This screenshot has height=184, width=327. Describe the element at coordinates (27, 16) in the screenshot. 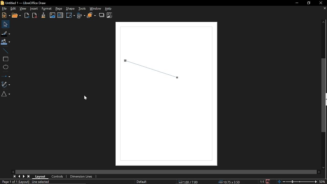

I see `Export` at that location.